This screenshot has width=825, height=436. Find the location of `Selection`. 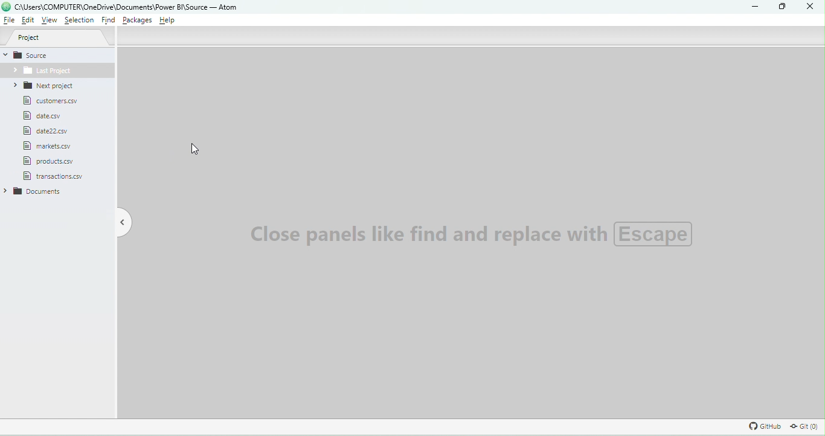

Selection is located at coordinates (79, 20).